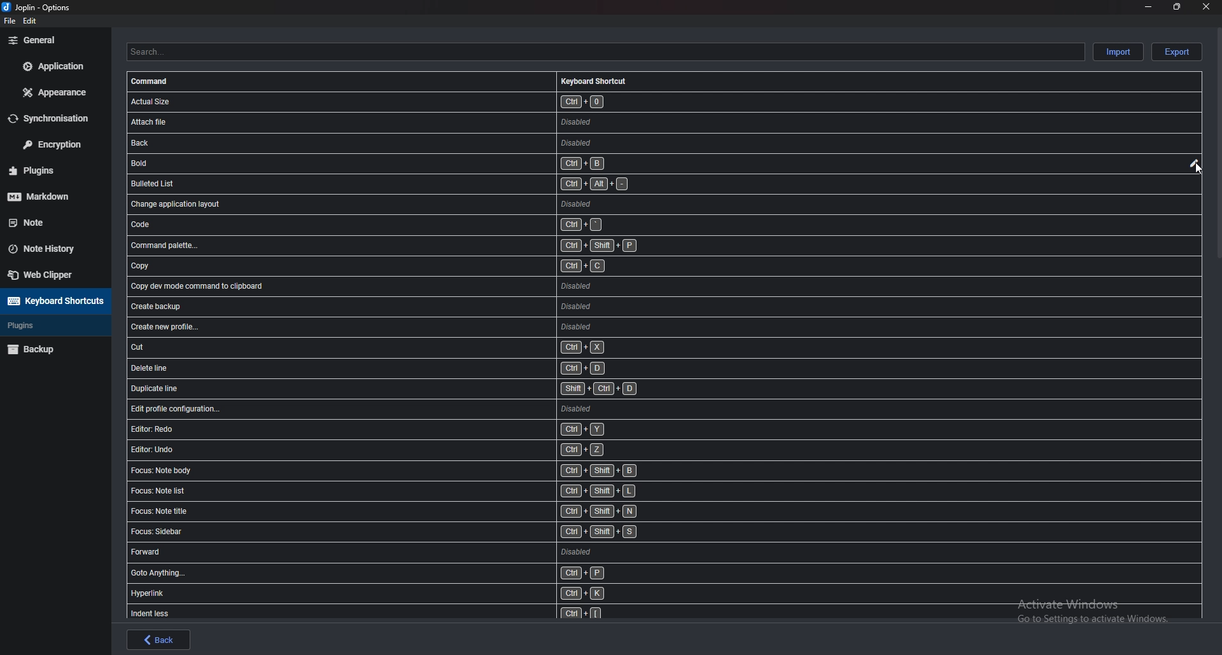 Image resolution: width=1222 pixels, height=655 pixels. What do you see at coordinates (415, 595) in the screenshot?
I see `shortcut` at bounding box center [415, 595].